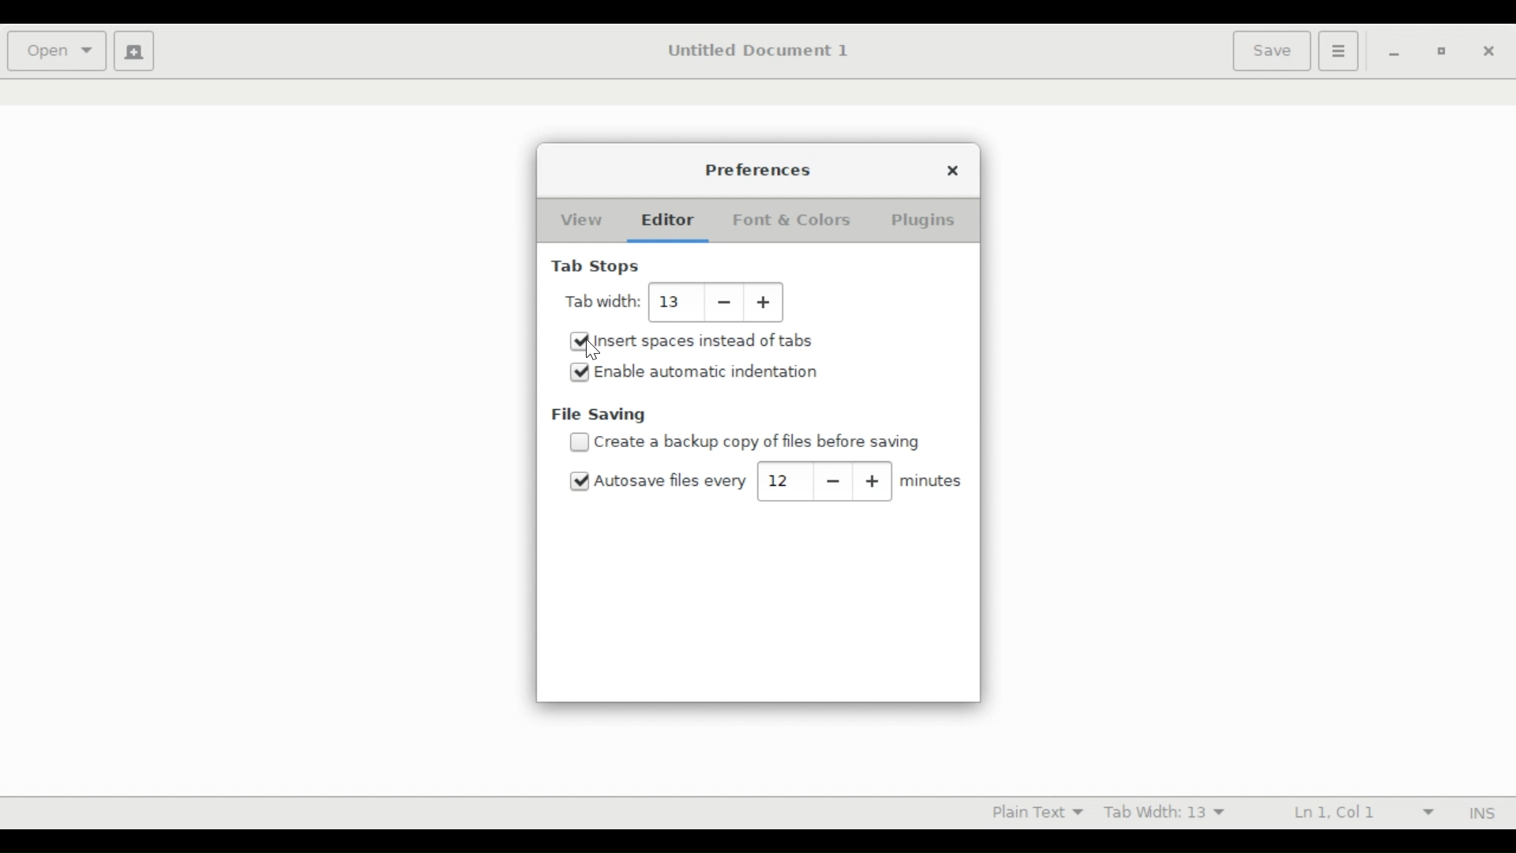 The image size is (1516, 853). What do you see at coordinates (766, 442) in the screenshot?
I see `(un)check Create backup copy of files before saving` at bounding box center [766, 442].